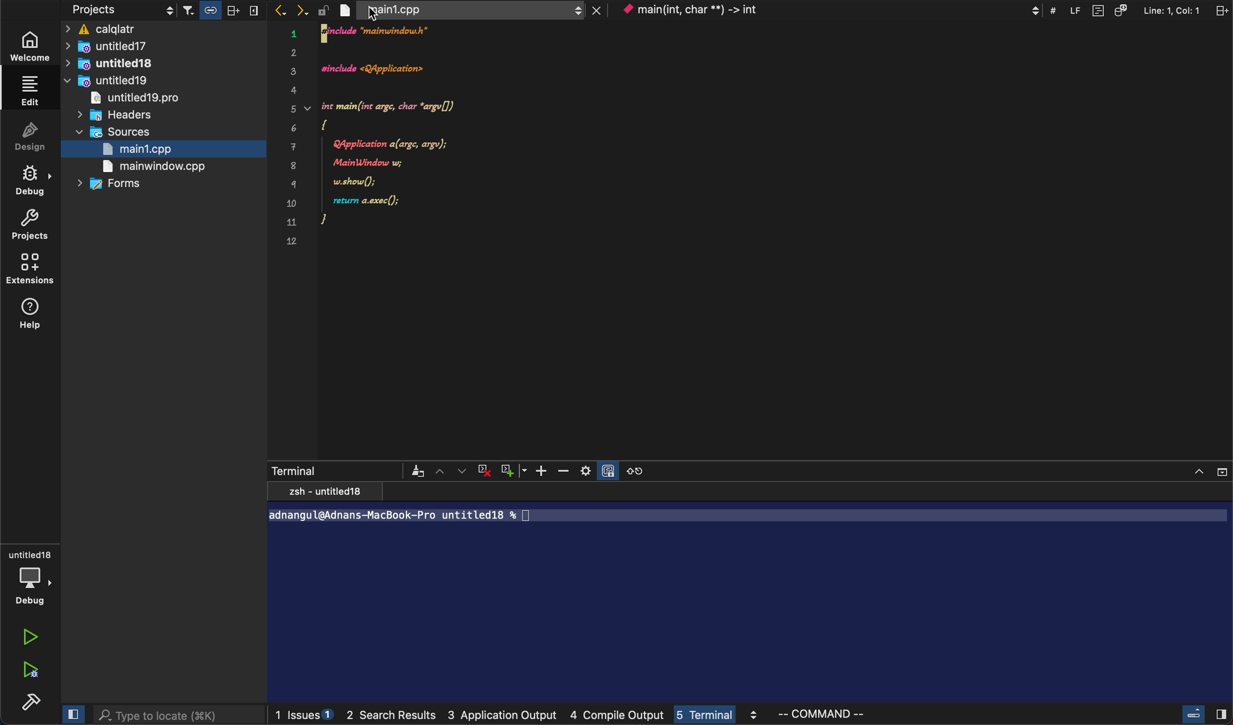 This screenshot has width=1233, height=725. Describe the element at coordinates (722, 716) in the screenshot. I see `terminal` at that location.